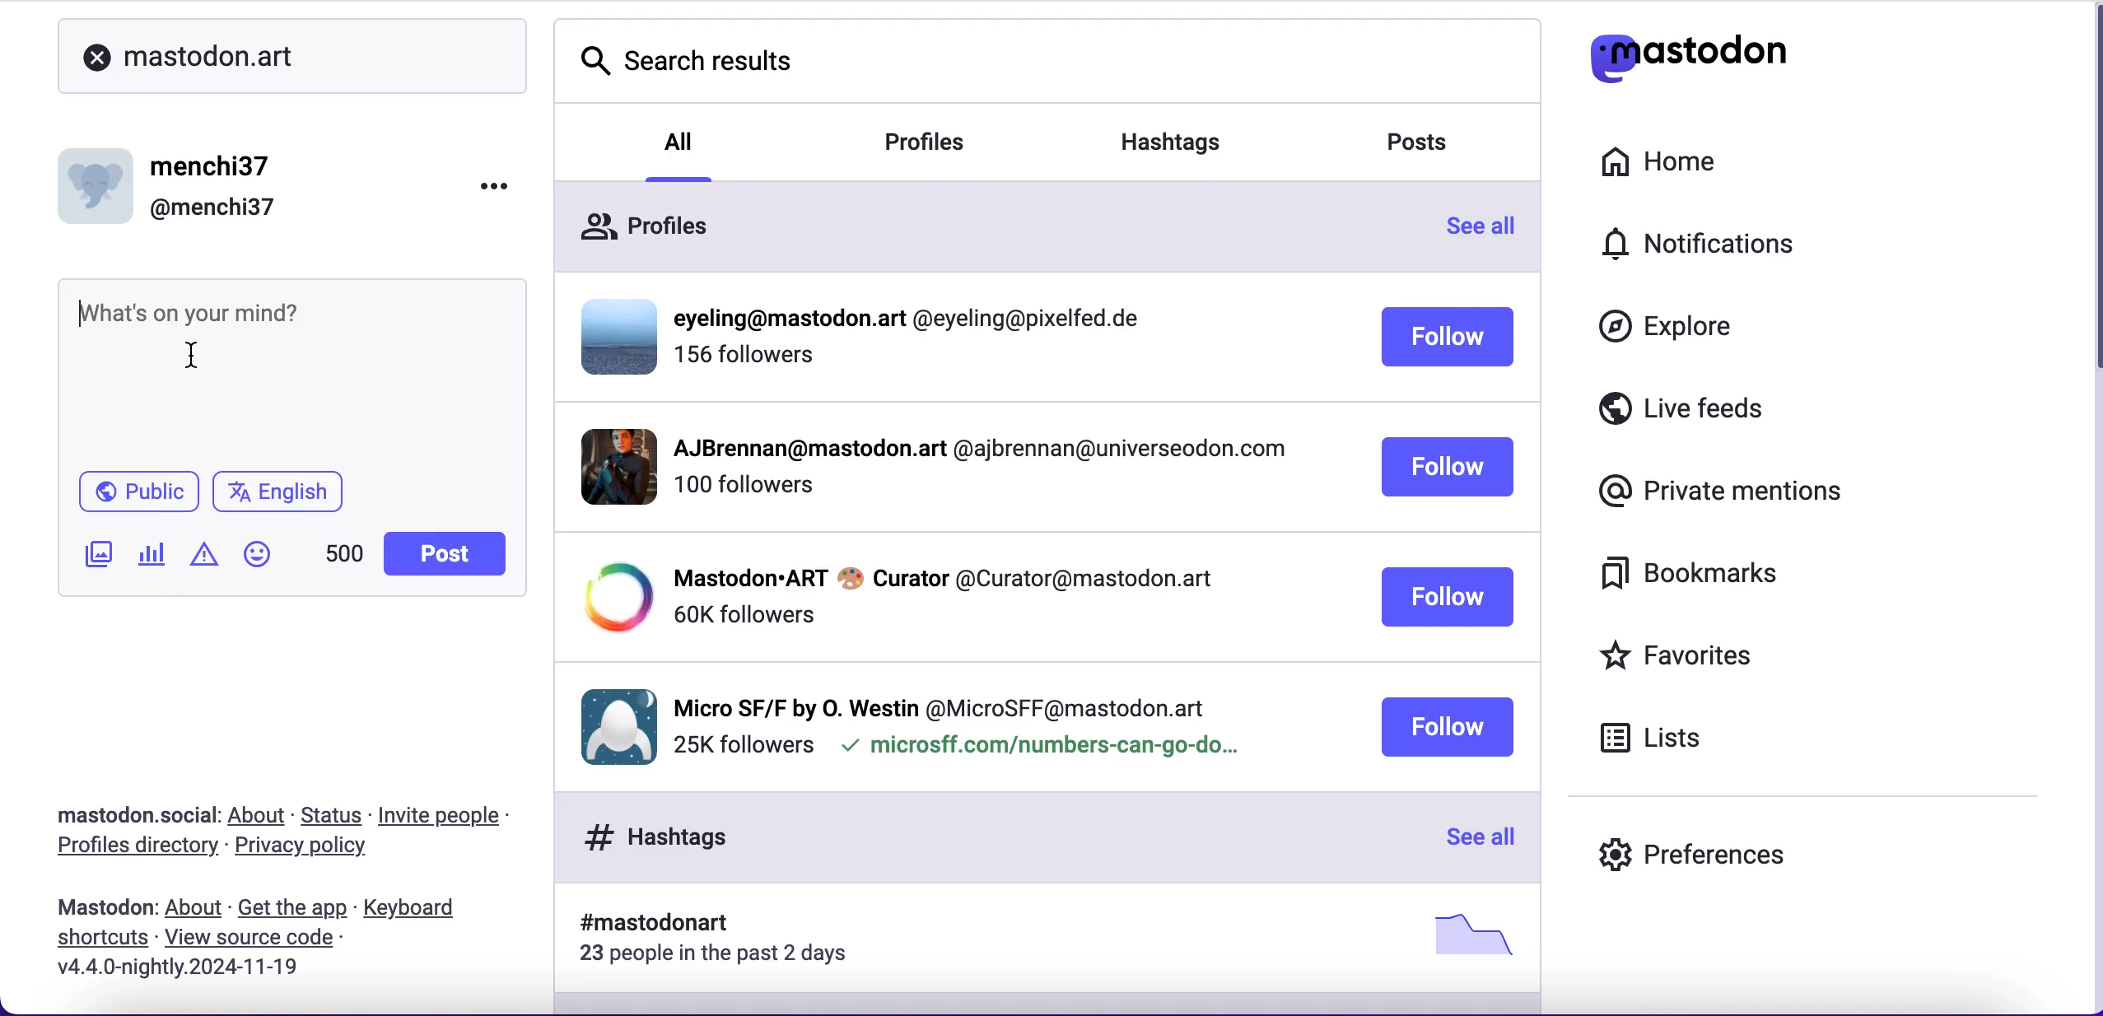 The image size is (2103, 1016). What do you see at coordinates (264, 939) in the screenshot?
I see `view source code` at bounding box center [264, 939].